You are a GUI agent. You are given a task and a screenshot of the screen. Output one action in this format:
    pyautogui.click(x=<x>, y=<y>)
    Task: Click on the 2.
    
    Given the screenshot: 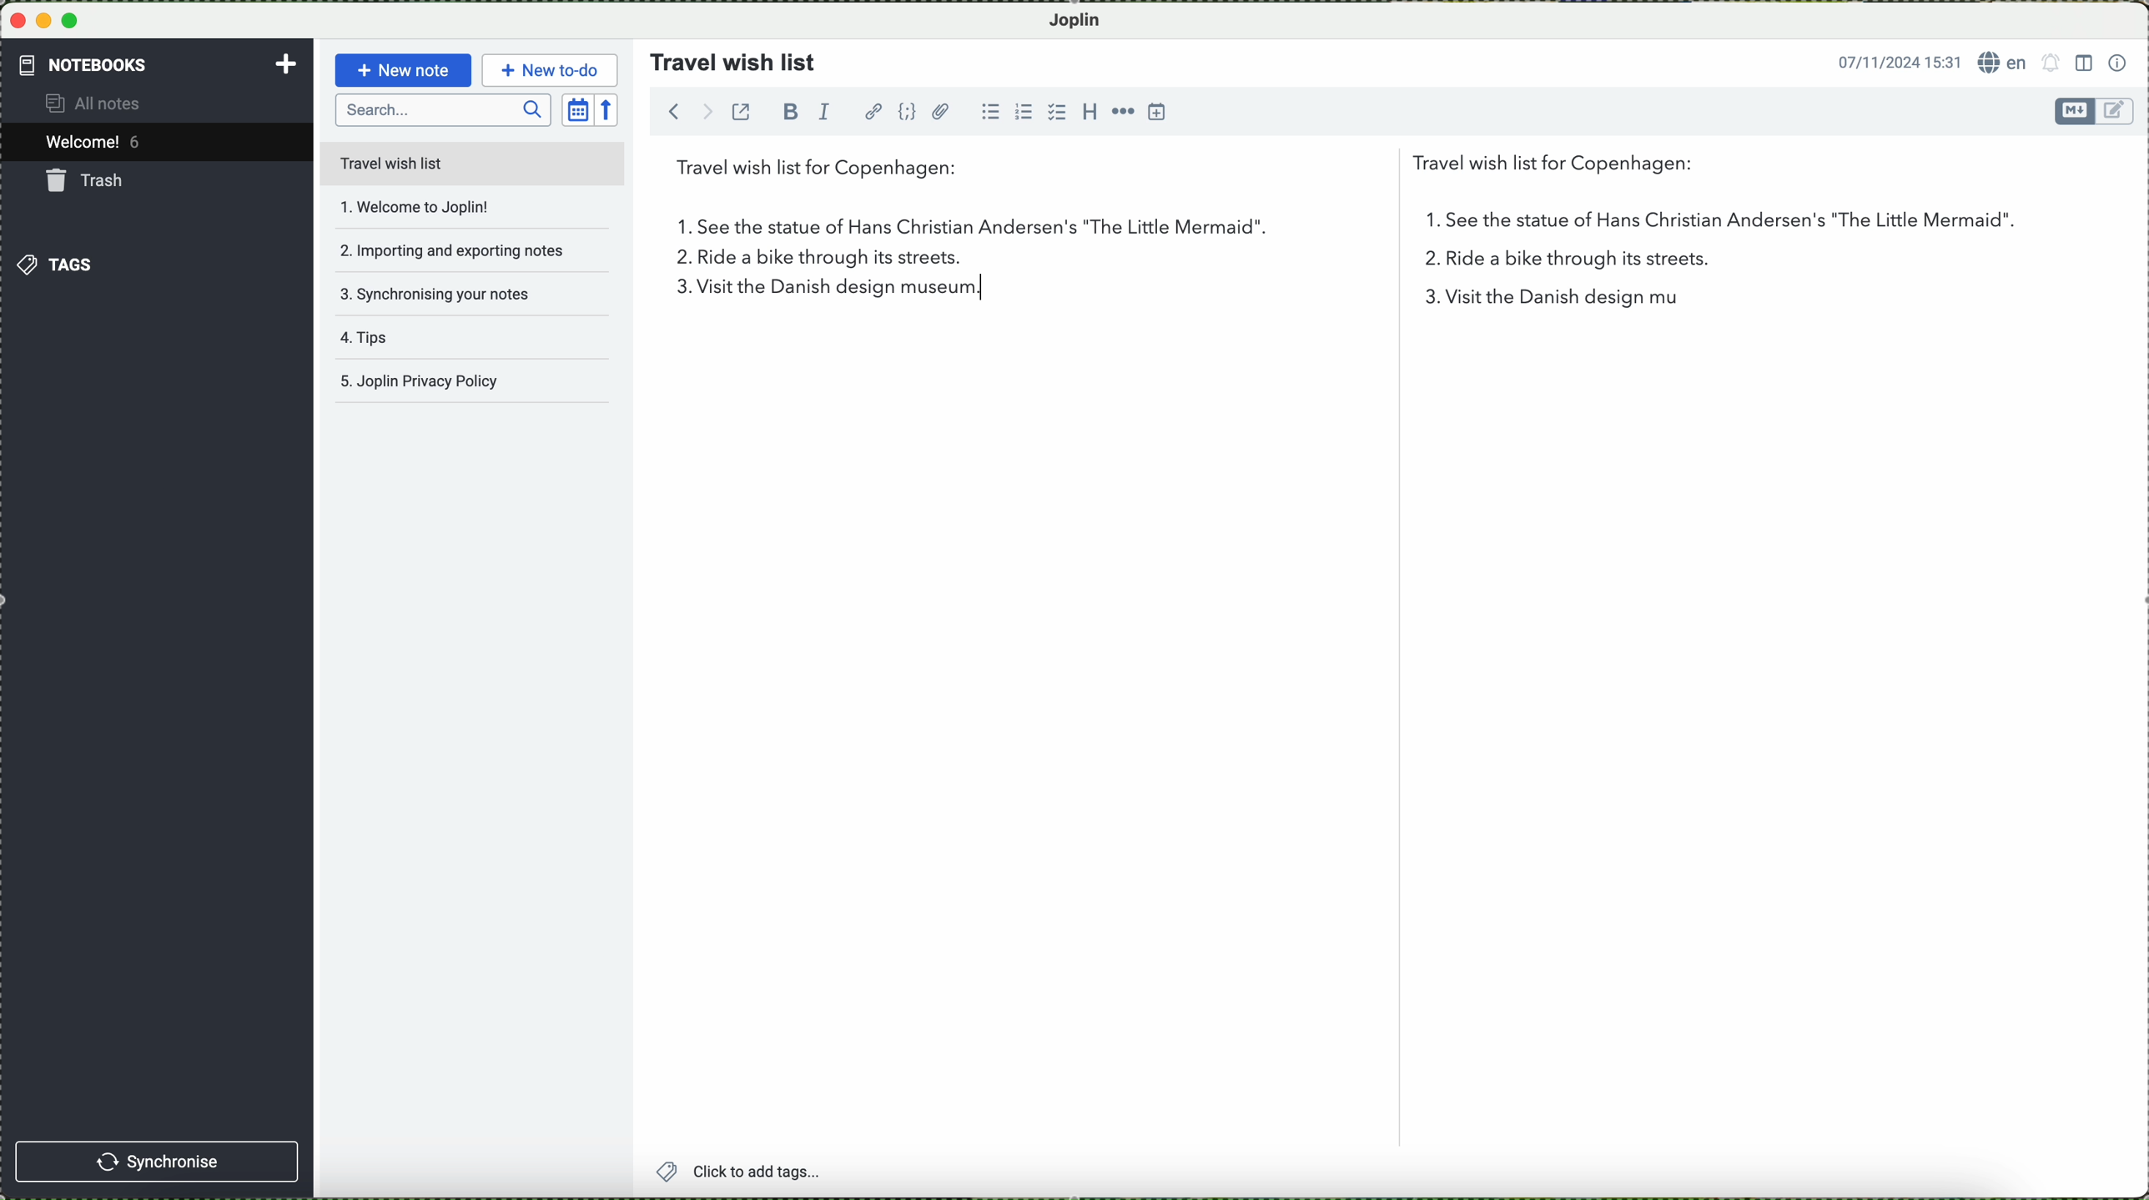 What is the action you would take?
    pyautogui.click(x=677, y=262)
    